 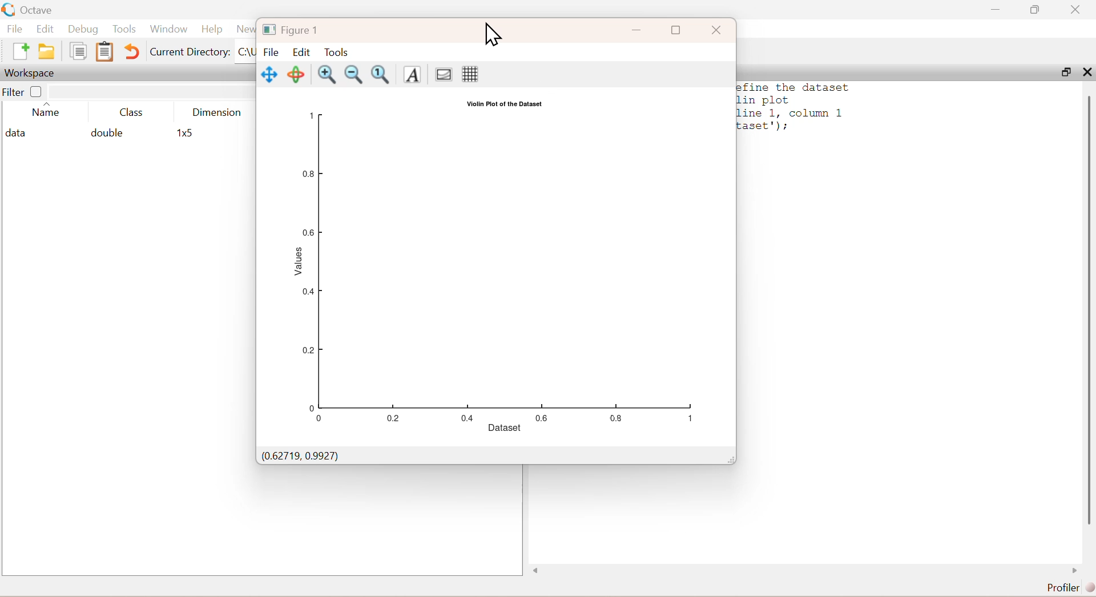 What do you see at coordinates (15, 28) in the screenshot?
I see `file` at bounding box center [15, 28].